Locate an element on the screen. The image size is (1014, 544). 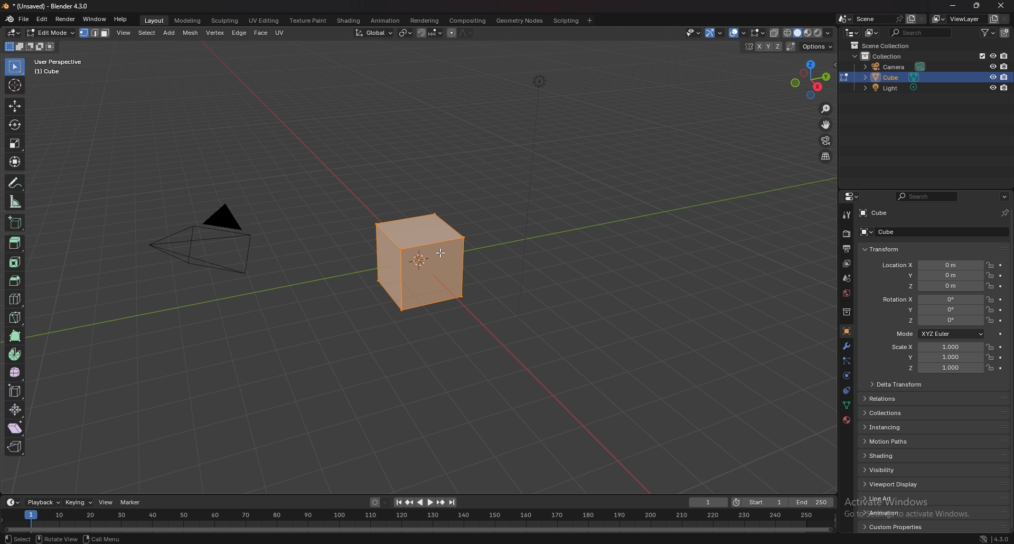
blender is located at coordinates (10, 20).